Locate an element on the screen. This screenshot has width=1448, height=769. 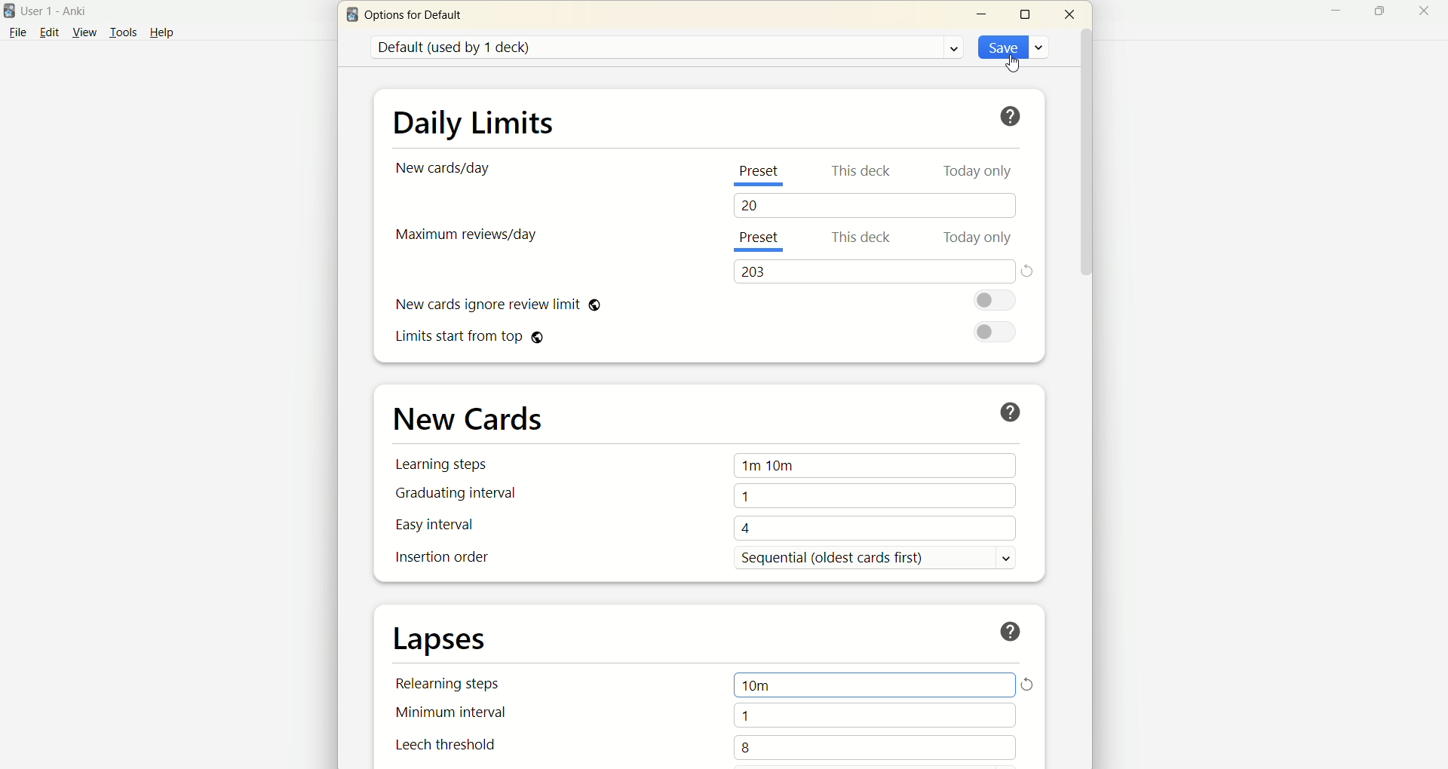
relearning steps is located at coordinates (453, 688).